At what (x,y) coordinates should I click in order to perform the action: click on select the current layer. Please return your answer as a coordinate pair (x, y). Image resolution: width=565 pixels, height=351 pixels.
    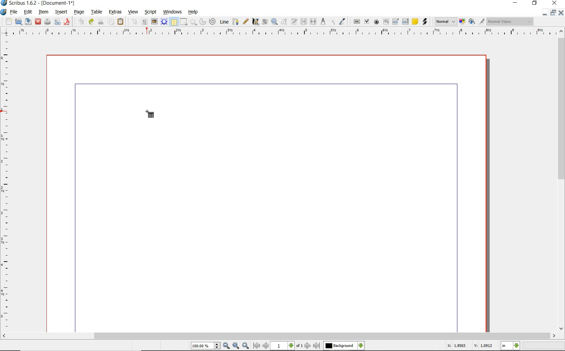
    Looking at the image, I should click on (344, 346).